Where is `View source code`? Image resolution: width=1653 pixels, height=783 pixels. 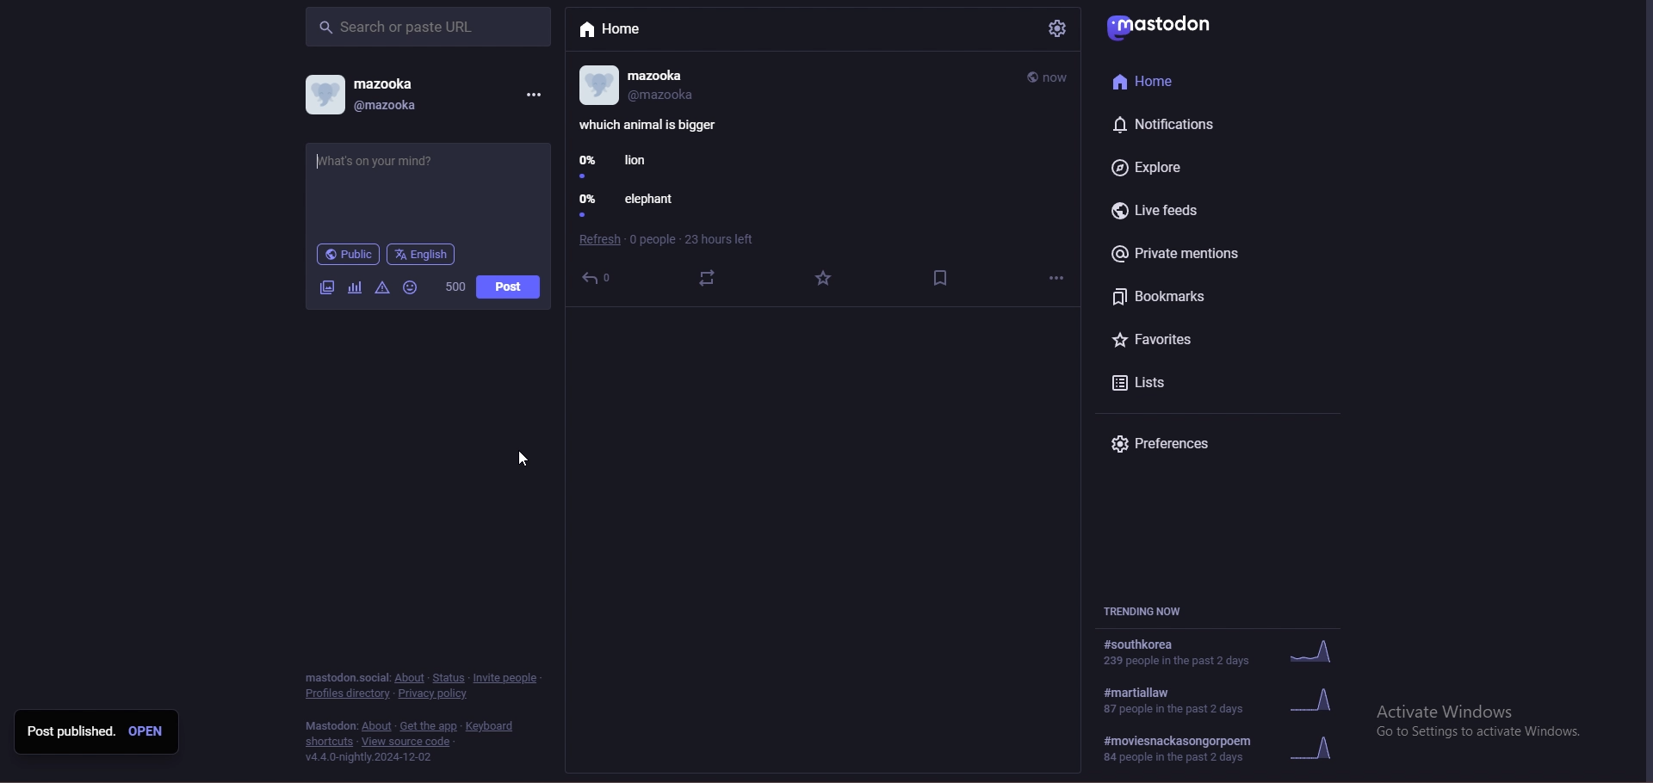
View source code is located at coordinates (412, 742).